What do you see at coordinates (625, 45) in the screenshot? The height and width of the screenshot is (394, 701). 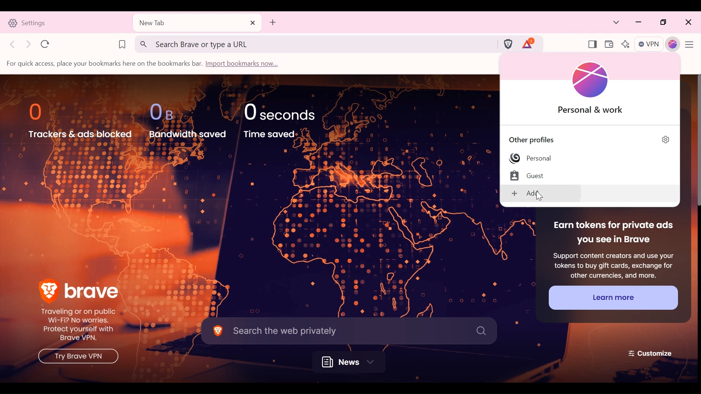 I see `Leo AI` at bounding box center [625, 45].